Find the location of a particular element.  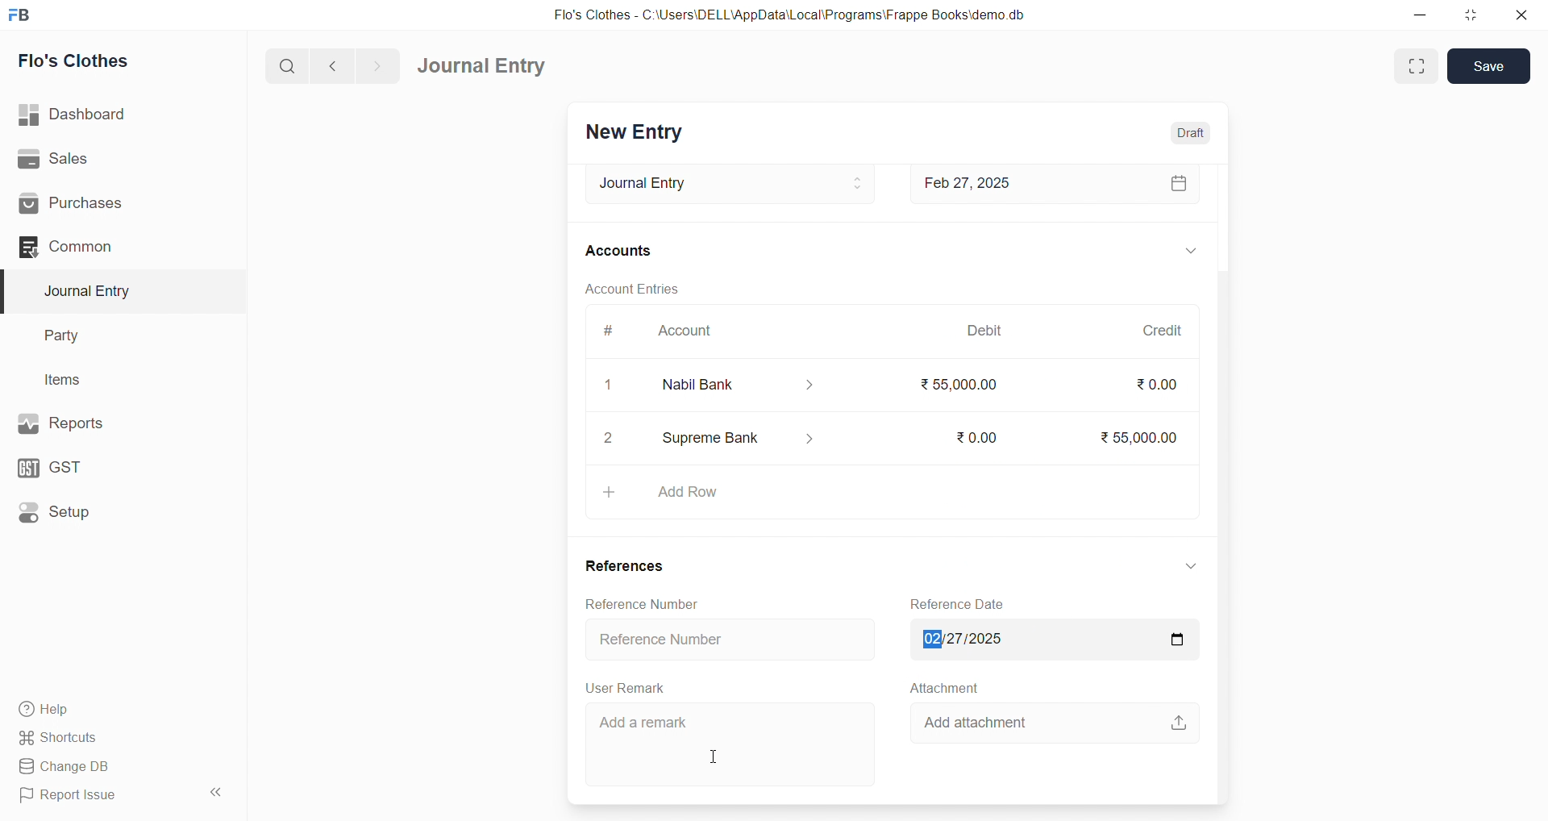

₹0.00 is located at coordinates (972, 436).